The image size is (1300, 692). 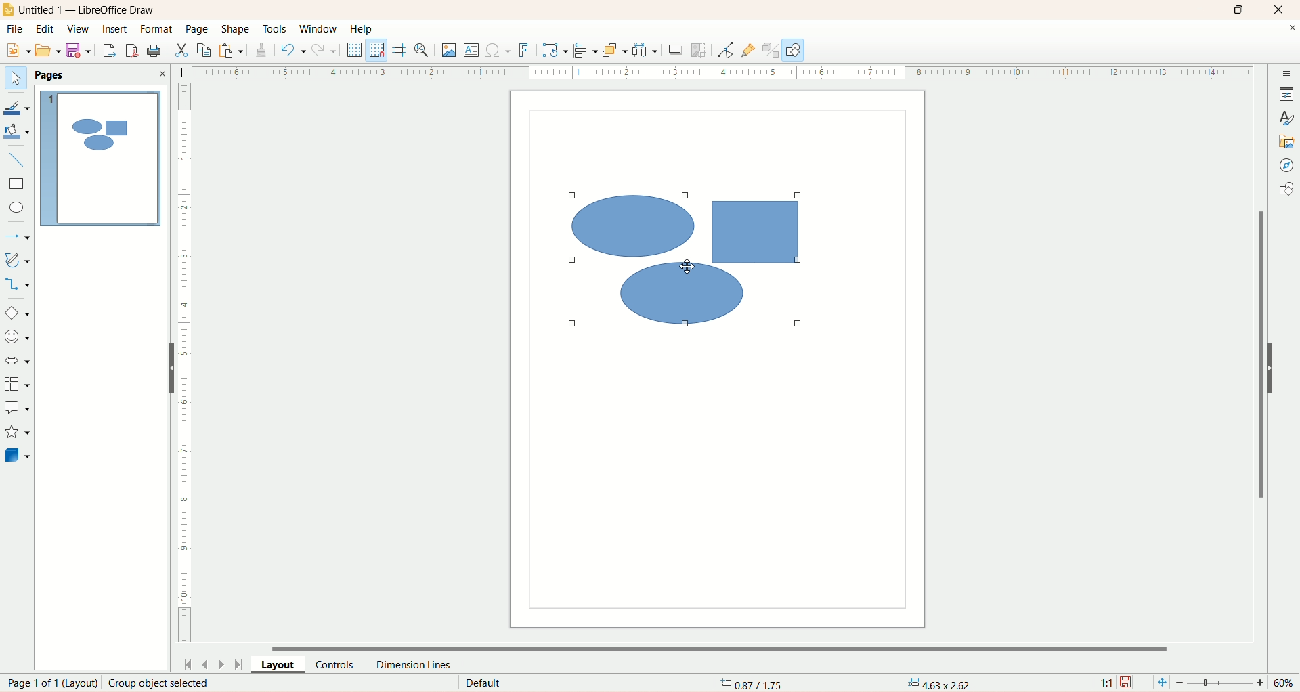 I want to click on sidebar settings, so click(x=1285, y=74).